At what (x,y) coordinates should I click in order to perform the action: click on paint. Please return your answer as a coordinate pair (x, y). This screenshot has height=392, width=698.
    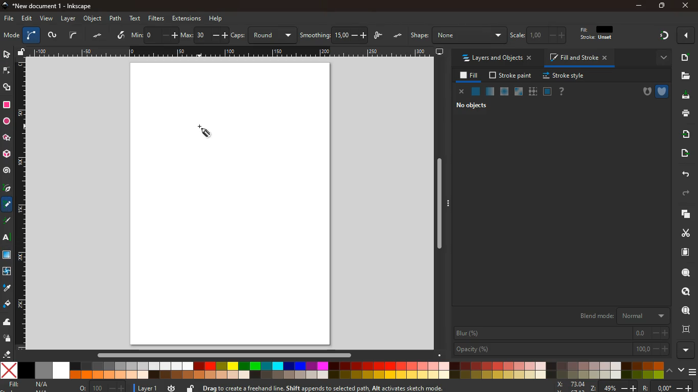
    Looking at the image, I should click on (8, 304).